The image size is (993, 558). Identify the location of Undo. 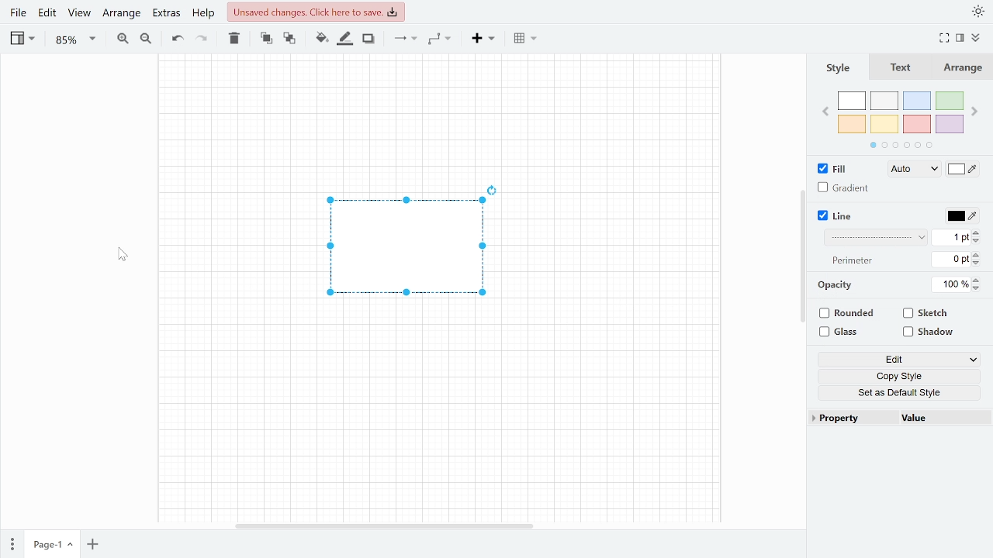
(175, 39).